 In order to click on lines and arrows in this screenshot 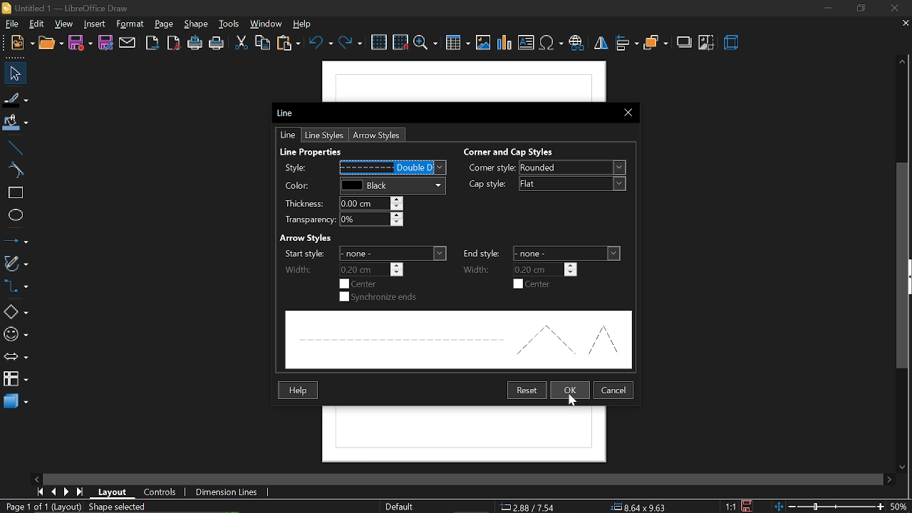, I will do `click(17, 239)`.